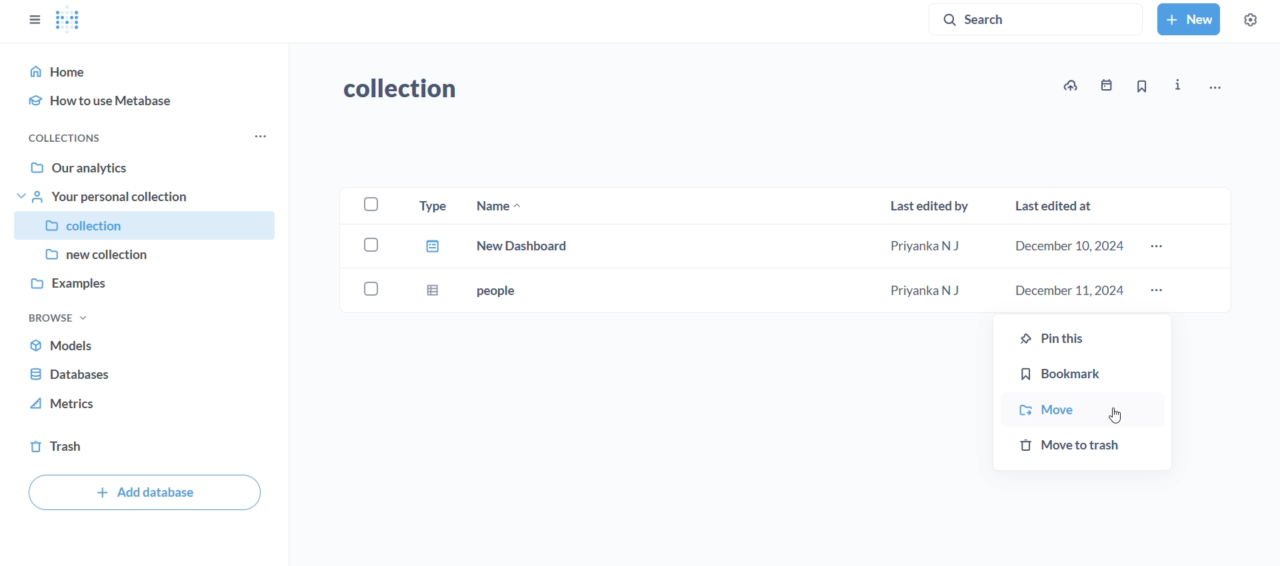 The image size is (1280, 566). I want to click on checkbox, so click(370, 289).